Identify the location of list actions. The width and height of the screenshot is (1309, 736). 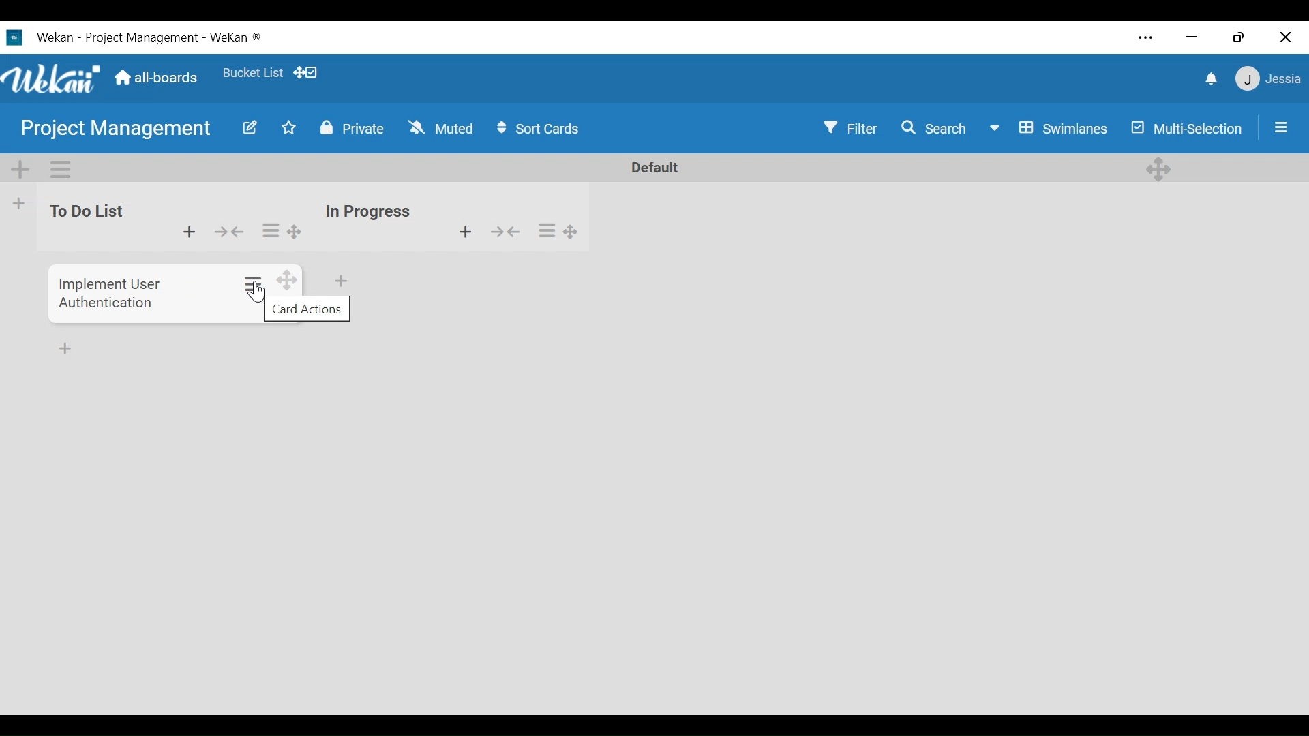
(270, 232).